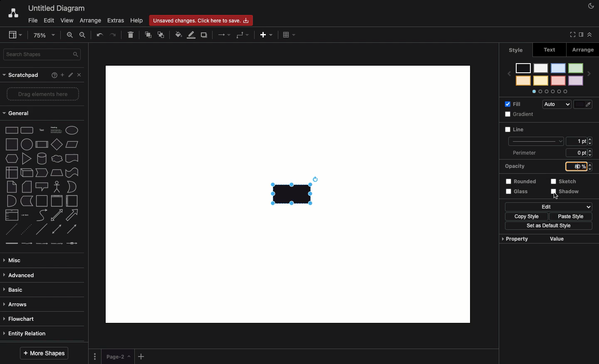 The width and height of the screenshot is (599, 364). Describe the element at coordinates (578, 142) in the screenshot. I see `1 pt` at that location.